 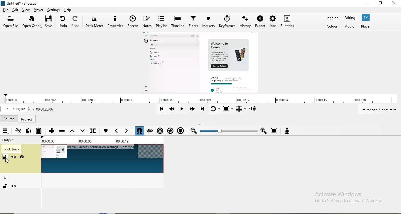 What do you see at coordinates (246, 22) in the screenshot?
I see `History` at bounding box center [246, 22].